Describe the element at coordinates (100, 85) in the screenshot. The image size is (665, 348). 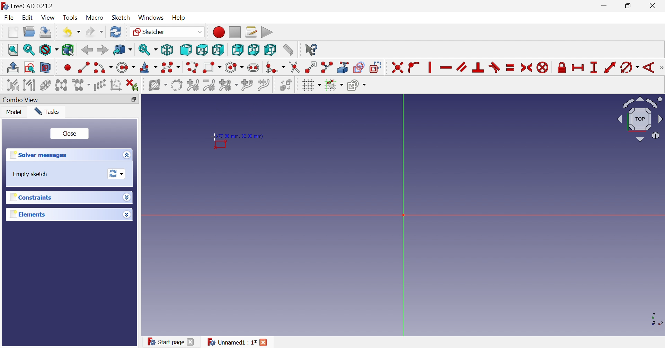
I see `Rectangular array` at that location.